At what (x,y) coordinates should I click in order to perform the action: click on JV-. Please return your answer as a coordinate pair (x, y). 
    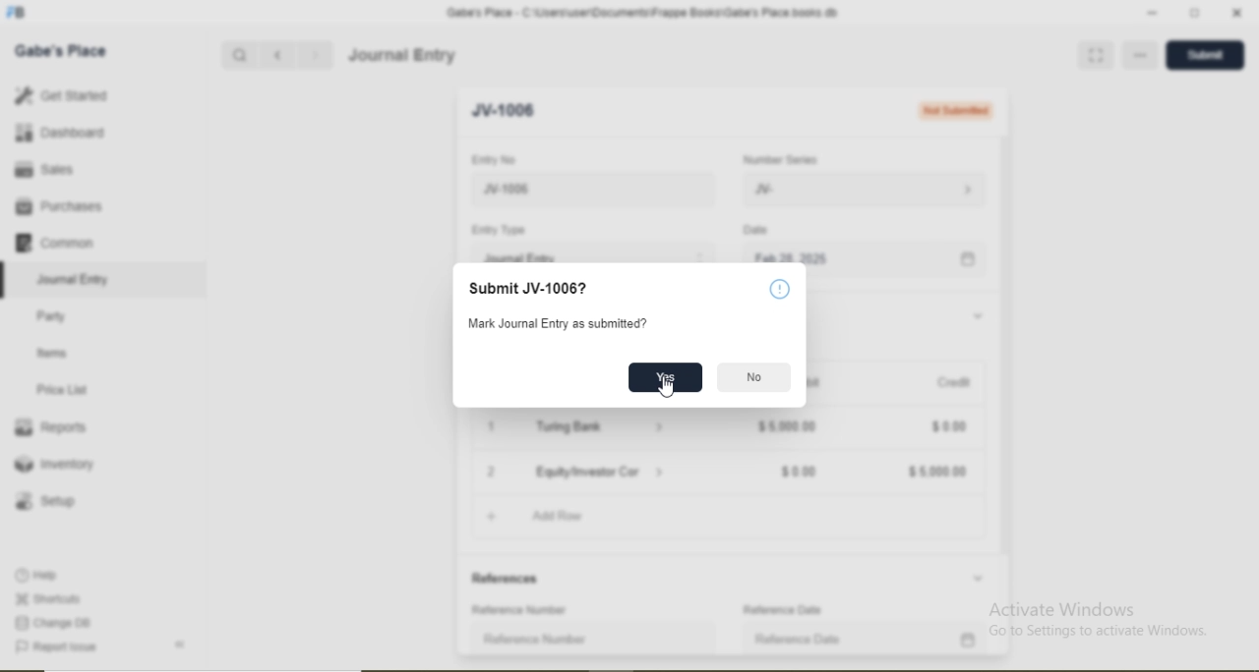
    Looking at the image, I should click on (764, 190).